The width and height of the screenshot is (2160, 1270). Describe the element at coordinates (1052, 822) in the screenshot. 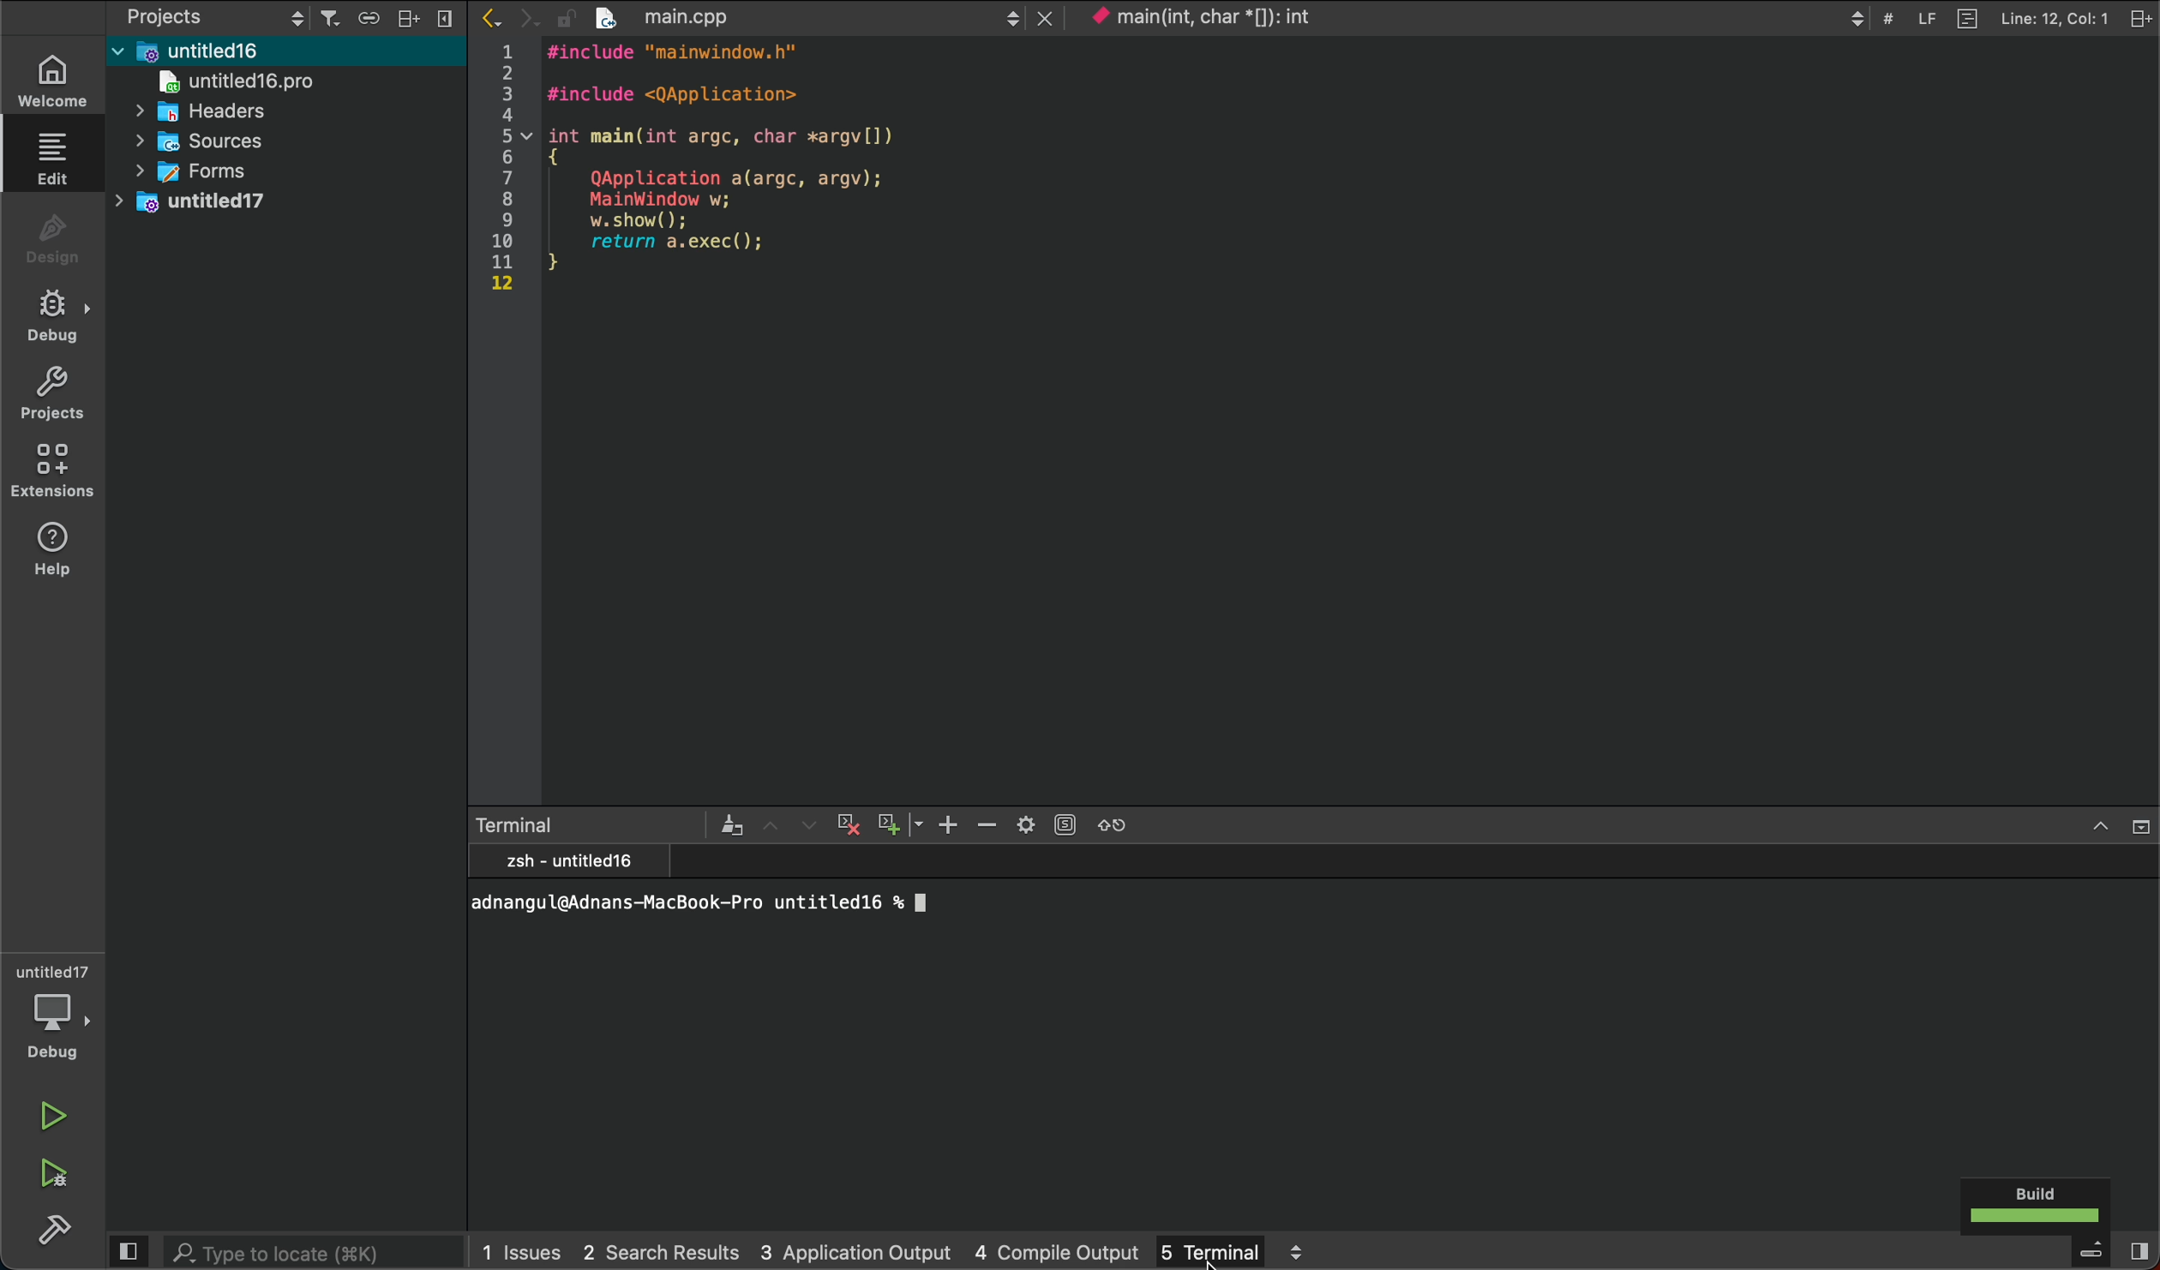

I see `setting` at that location.